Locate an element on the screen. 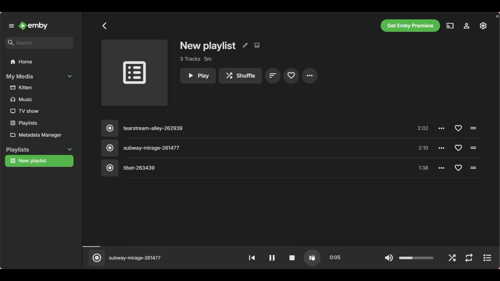 This screenshot has height=281, width=500. Play previous song is located at coordinates (252, 257).